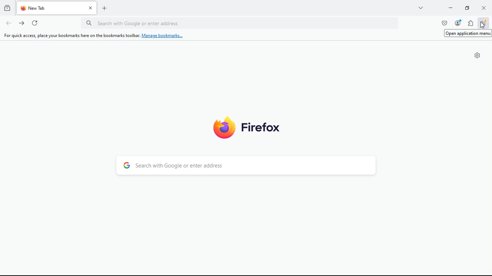 The width and height of the screenshot is (492, 276). I want to click on pocket, so click(445, 23).